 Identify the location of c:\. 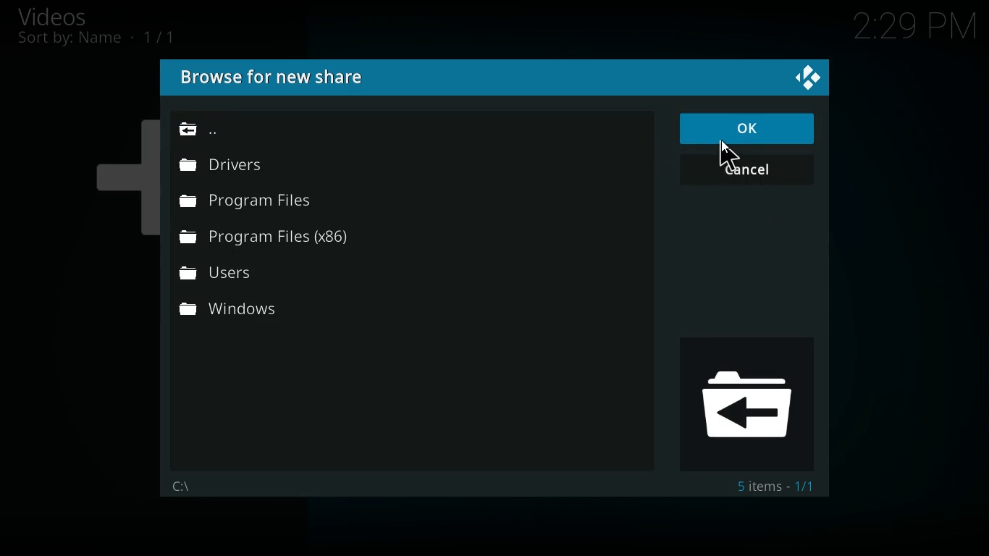
(184, 484).